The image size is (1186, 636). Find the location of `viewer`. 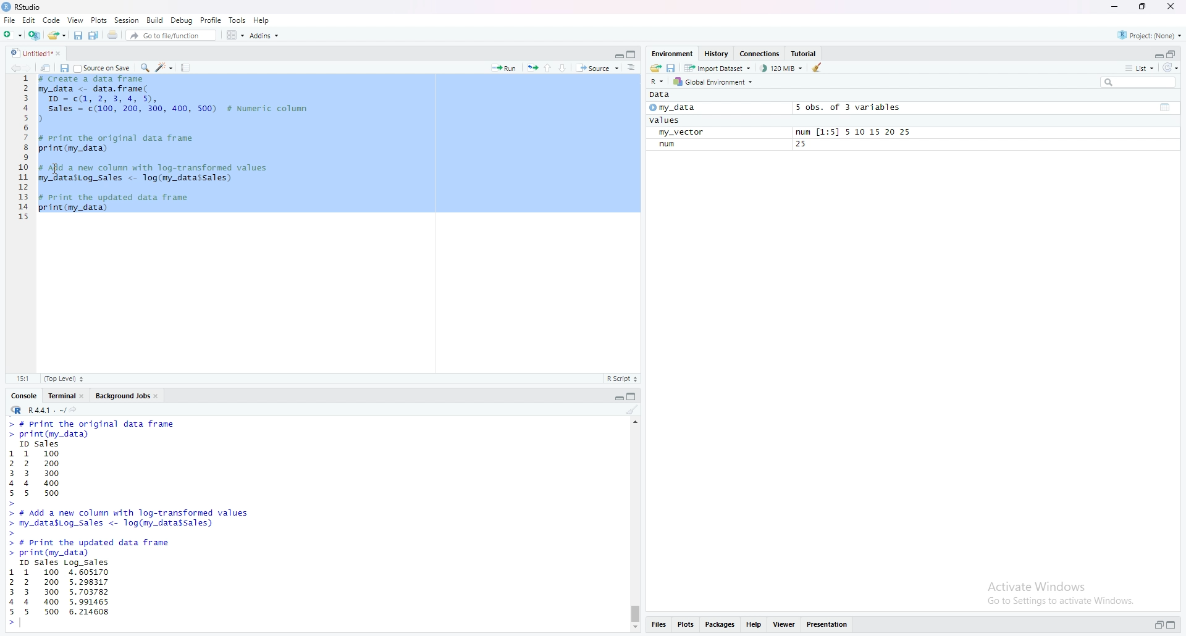

viewer is located at coordinates (784, 626).